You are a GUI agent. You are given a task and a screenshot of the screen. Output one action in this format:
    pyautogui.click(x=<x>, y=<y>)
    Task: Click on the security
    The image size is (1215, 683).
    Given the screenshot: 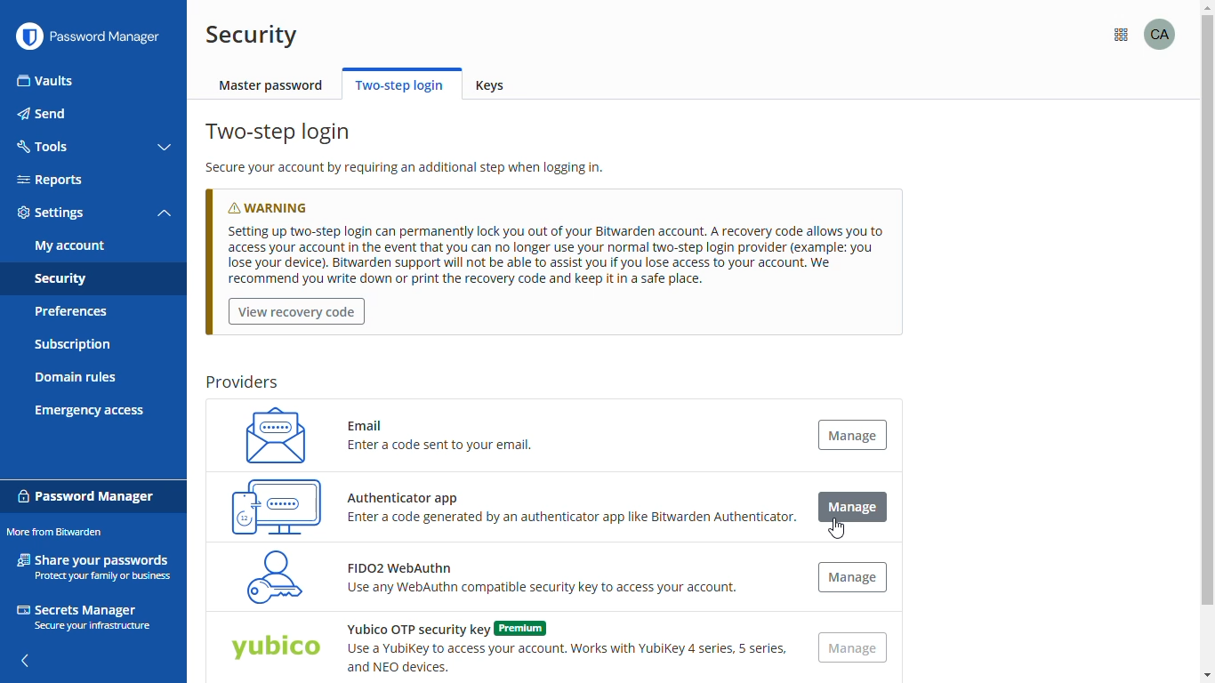 What is the action you would take?
    pyautogui.click(x=60, y=280)
    